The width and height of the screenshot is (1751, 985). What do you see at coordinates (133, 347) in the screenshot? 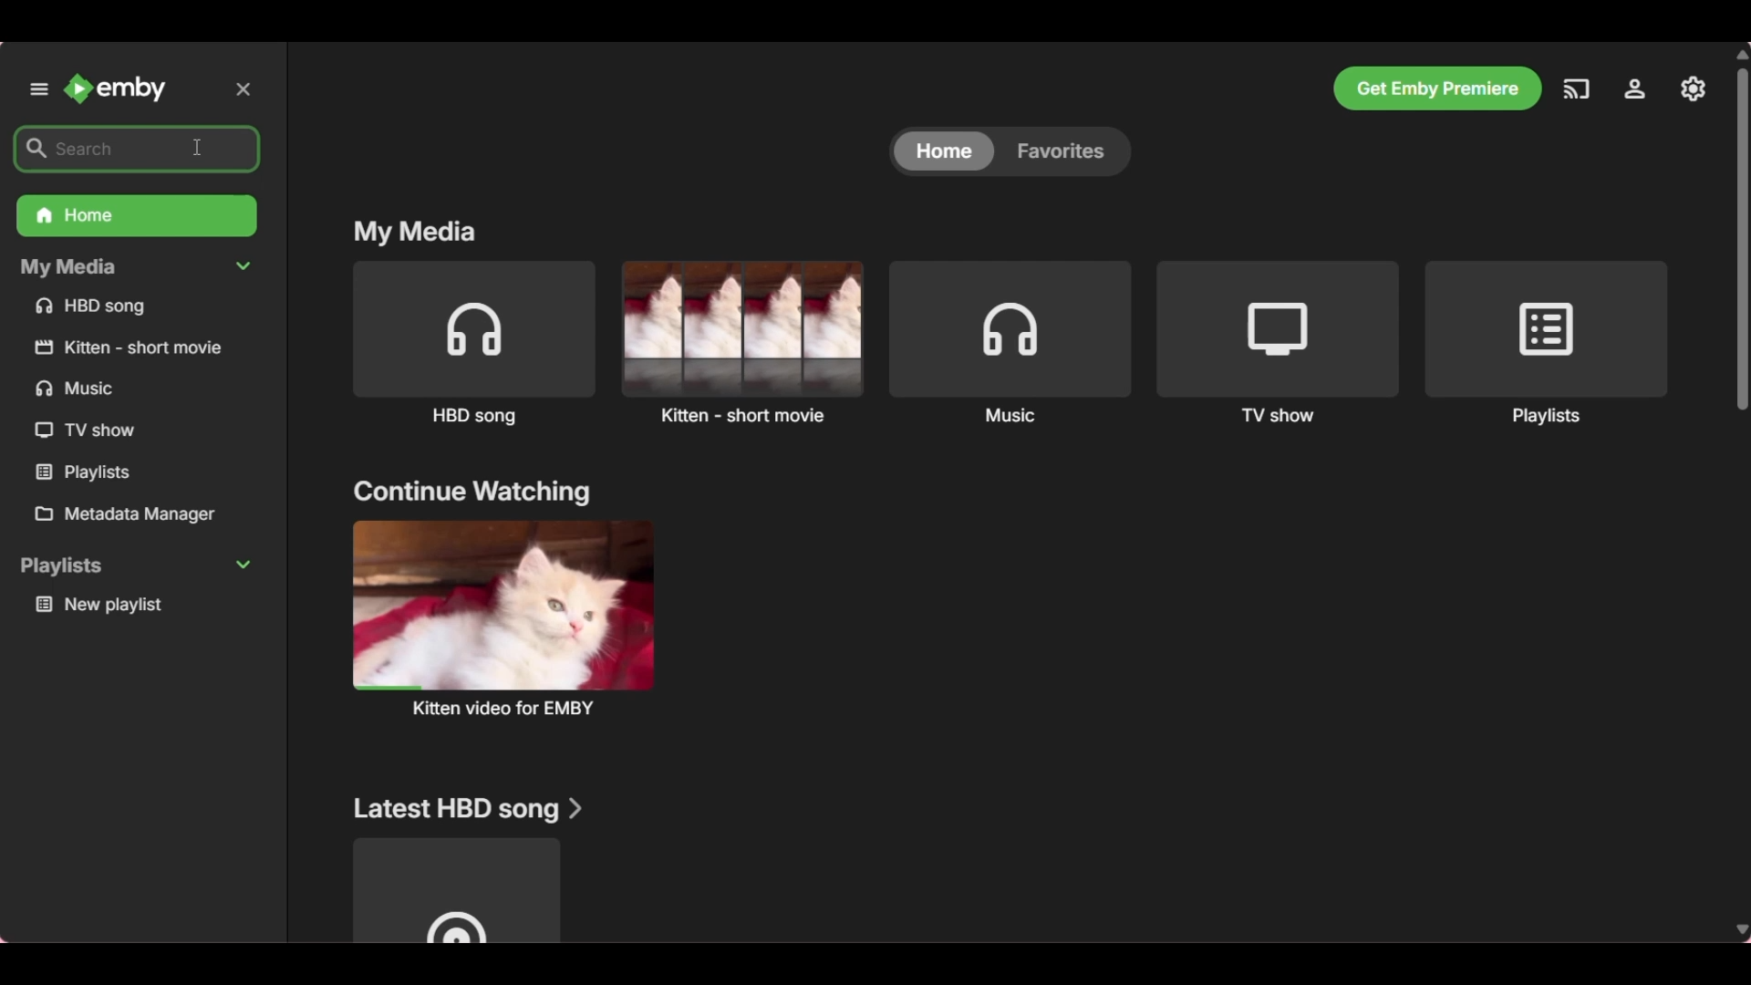
I see `kitten short movie` at bounding box center [133, 347].